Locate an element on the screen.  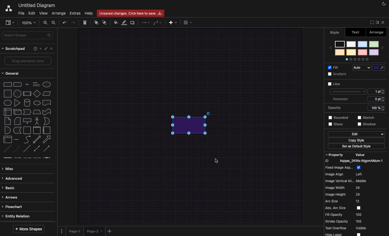
step is located at coordinates (26, 112).